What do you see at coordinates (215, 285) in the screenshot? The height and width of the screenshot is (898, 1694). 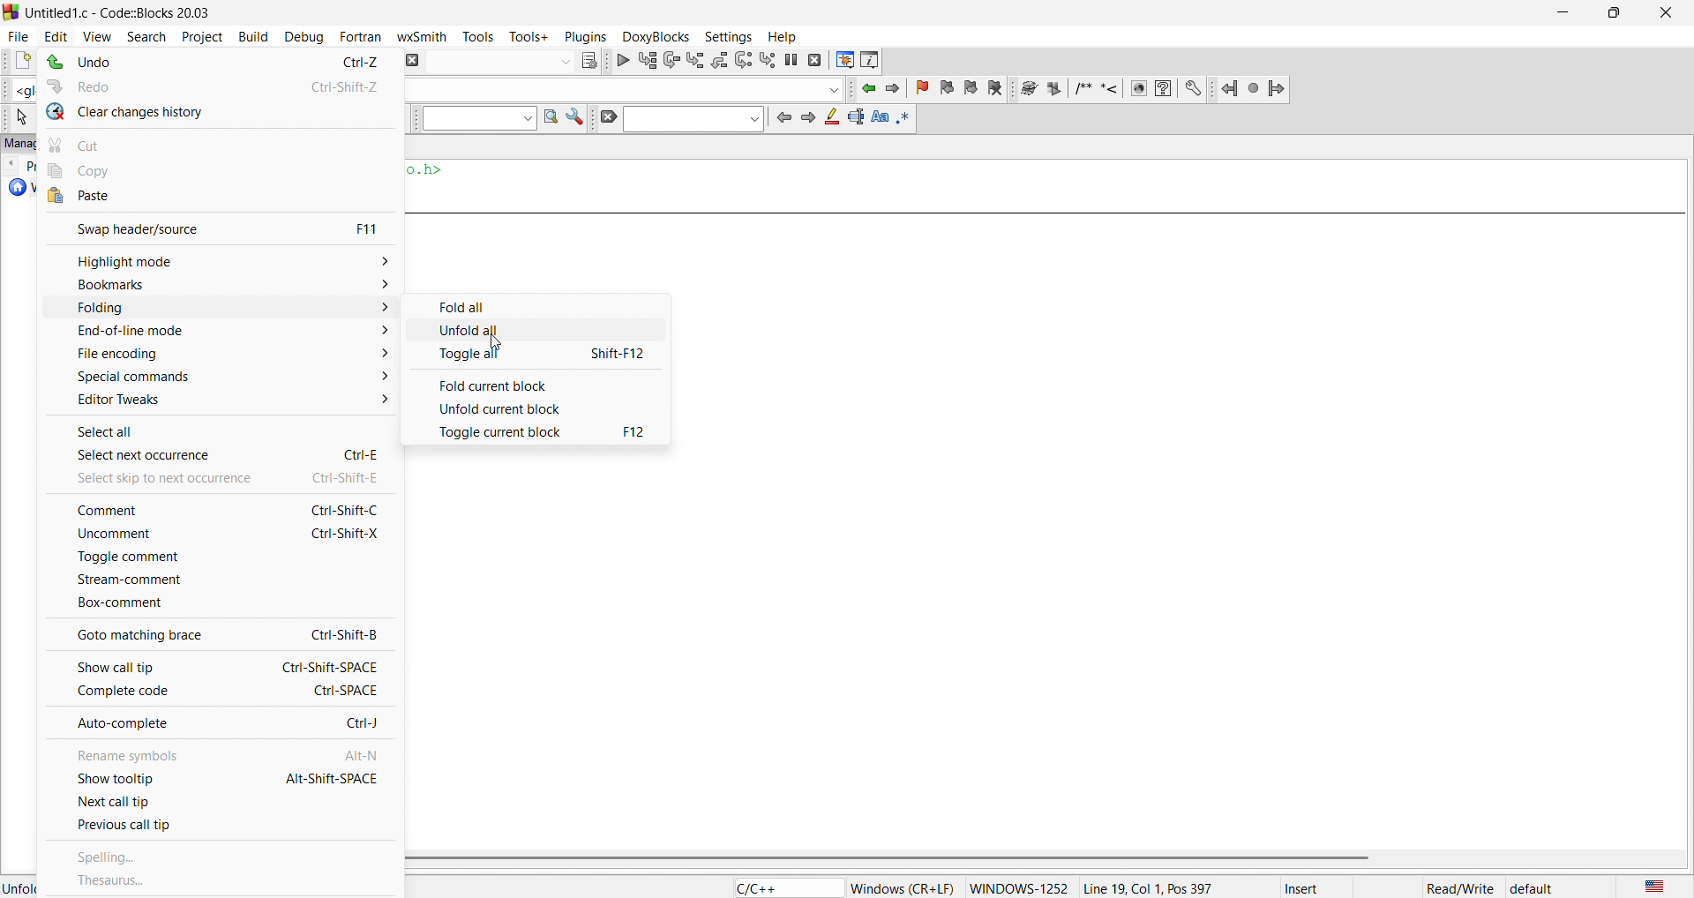 I see `bookmarks` at bounding box center [215, 285].